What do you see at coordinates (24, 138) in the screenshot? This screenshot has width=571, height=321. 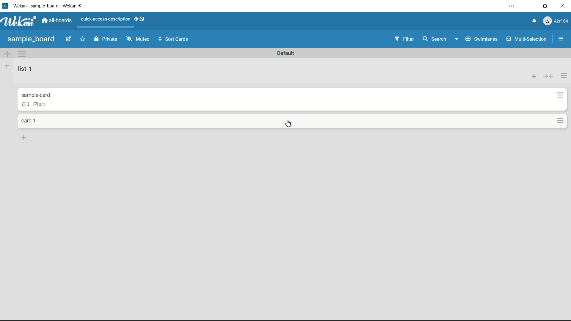 I see `add card` at bounding box center [24, 138].